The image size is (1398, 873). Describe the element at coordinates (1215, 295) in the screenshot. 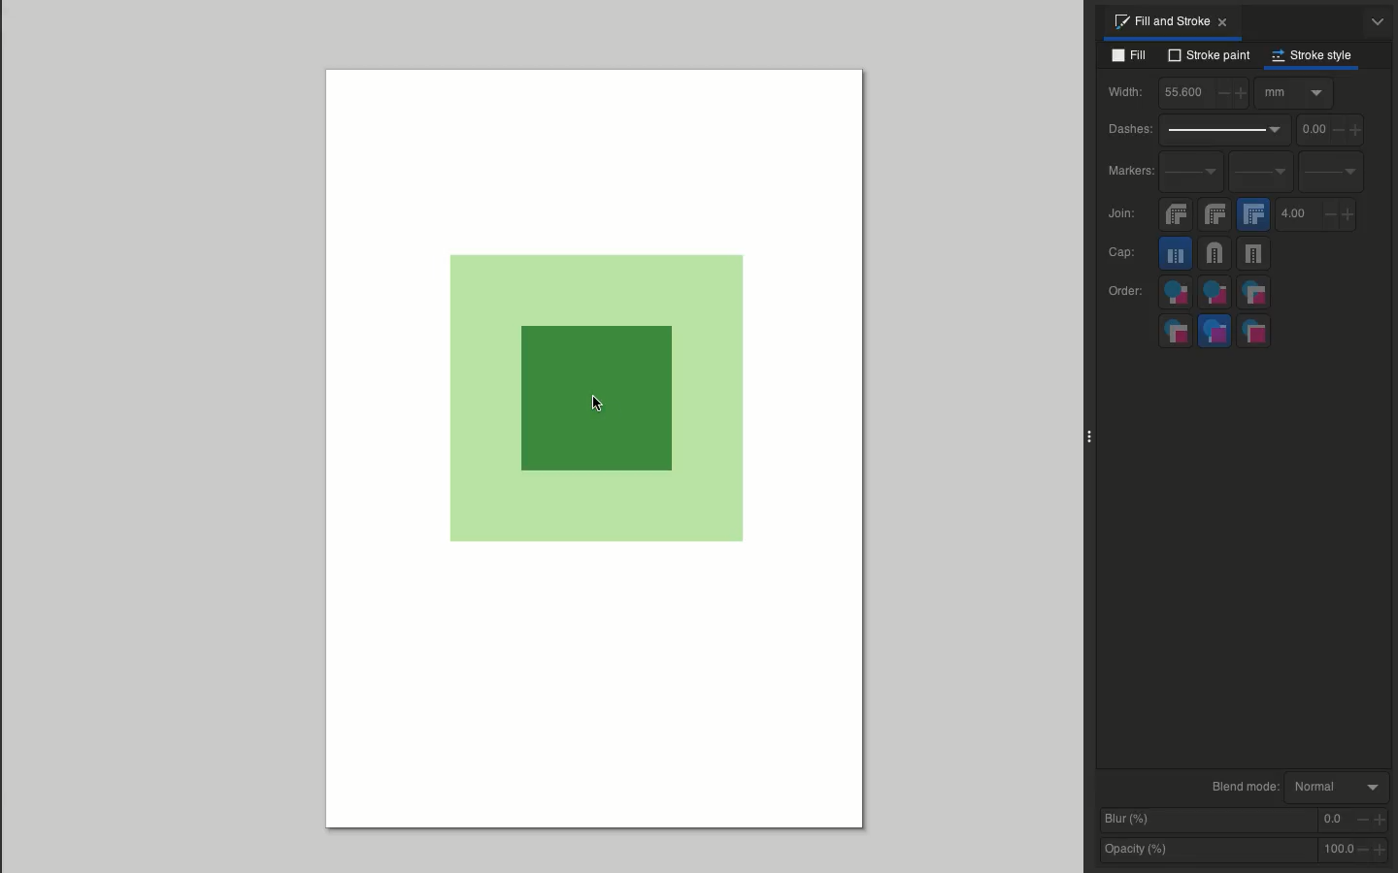

I see `Stroke, fill, markers` at that location.